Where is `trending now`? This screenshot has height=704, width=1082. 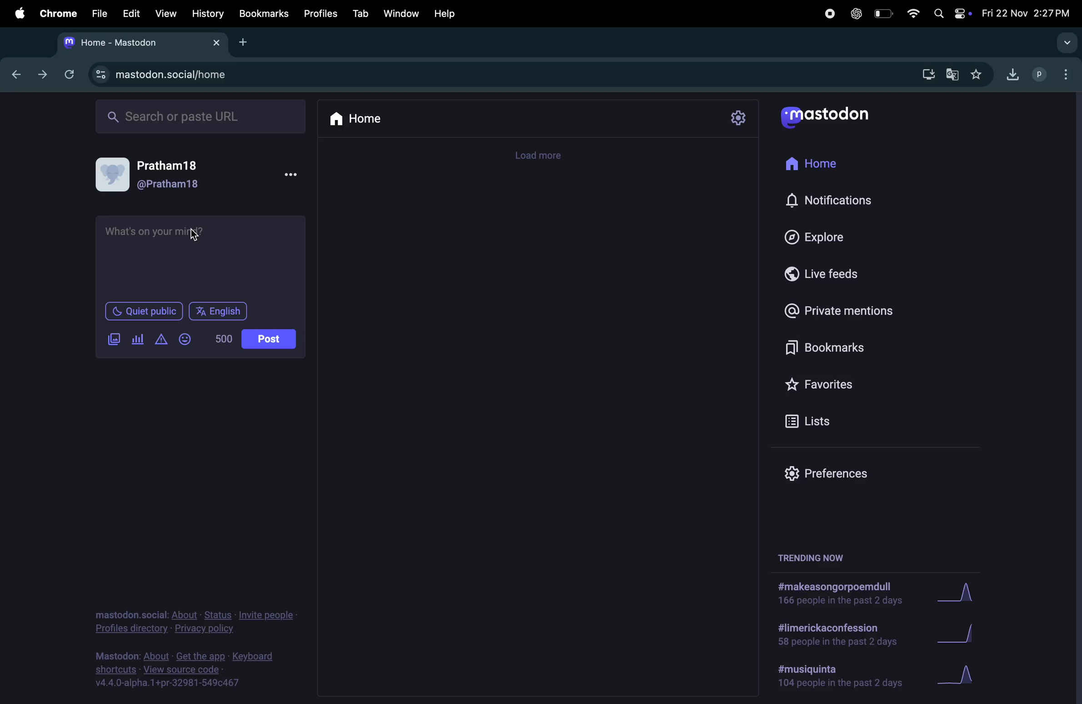 trending now is located at coordinates (821, 556).